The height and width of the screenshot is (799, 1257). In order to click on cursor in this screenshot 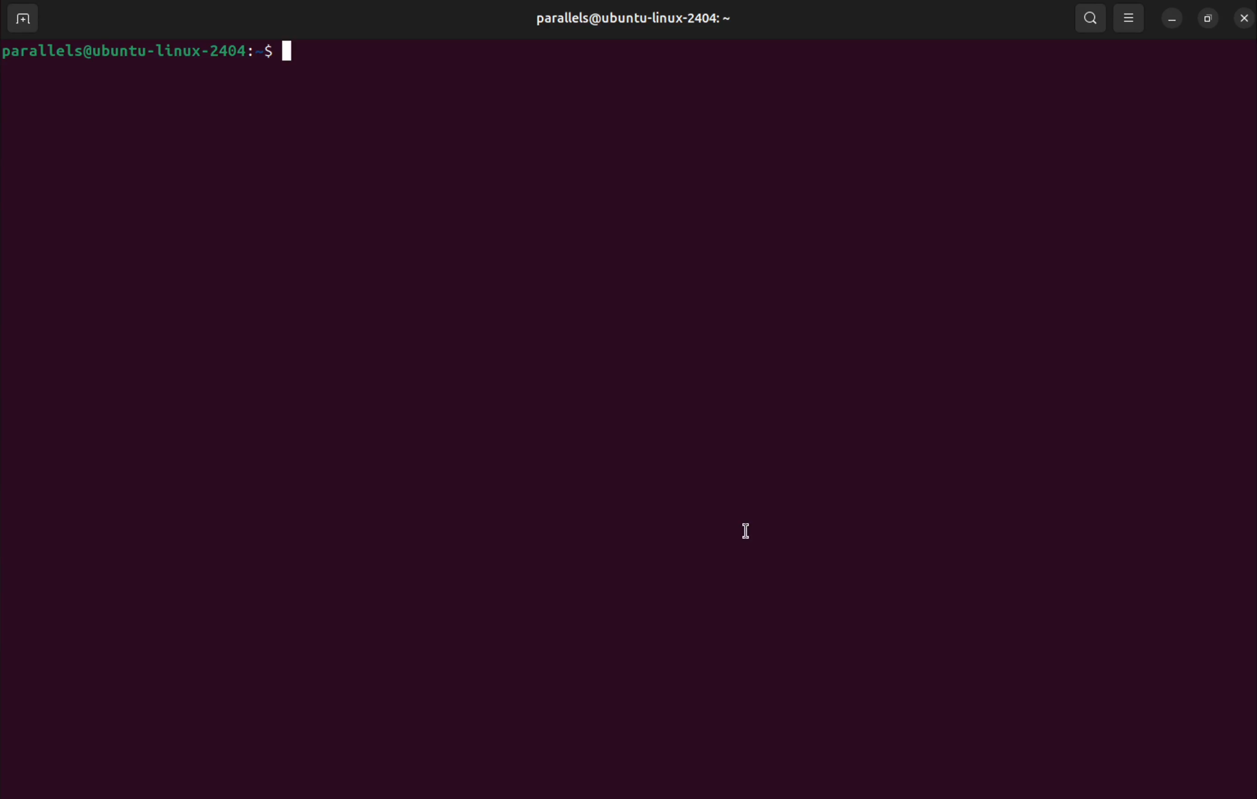, I will do `click(749, 528)`.